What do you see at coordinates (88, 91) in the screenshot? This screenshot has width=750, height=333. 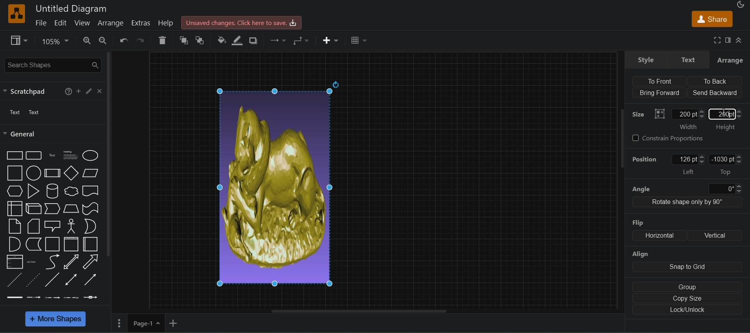 I see `edit` at bounding box center [88, 91].